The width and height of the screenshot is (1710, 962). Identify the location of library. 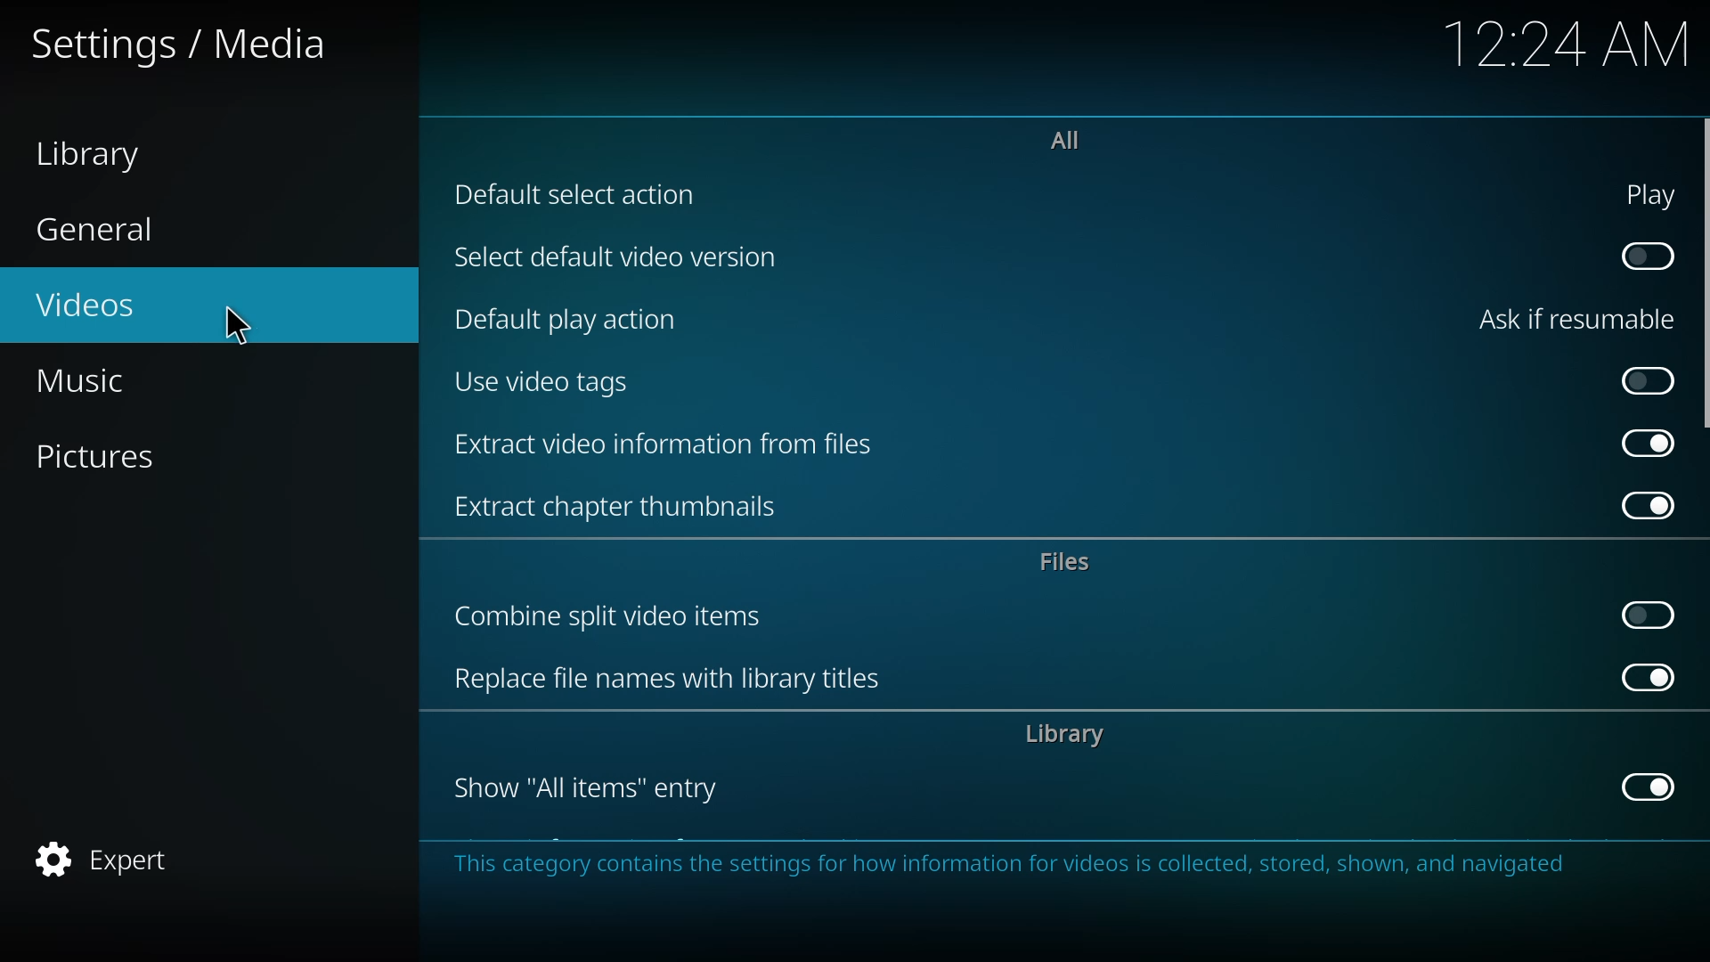
(1072, 737).